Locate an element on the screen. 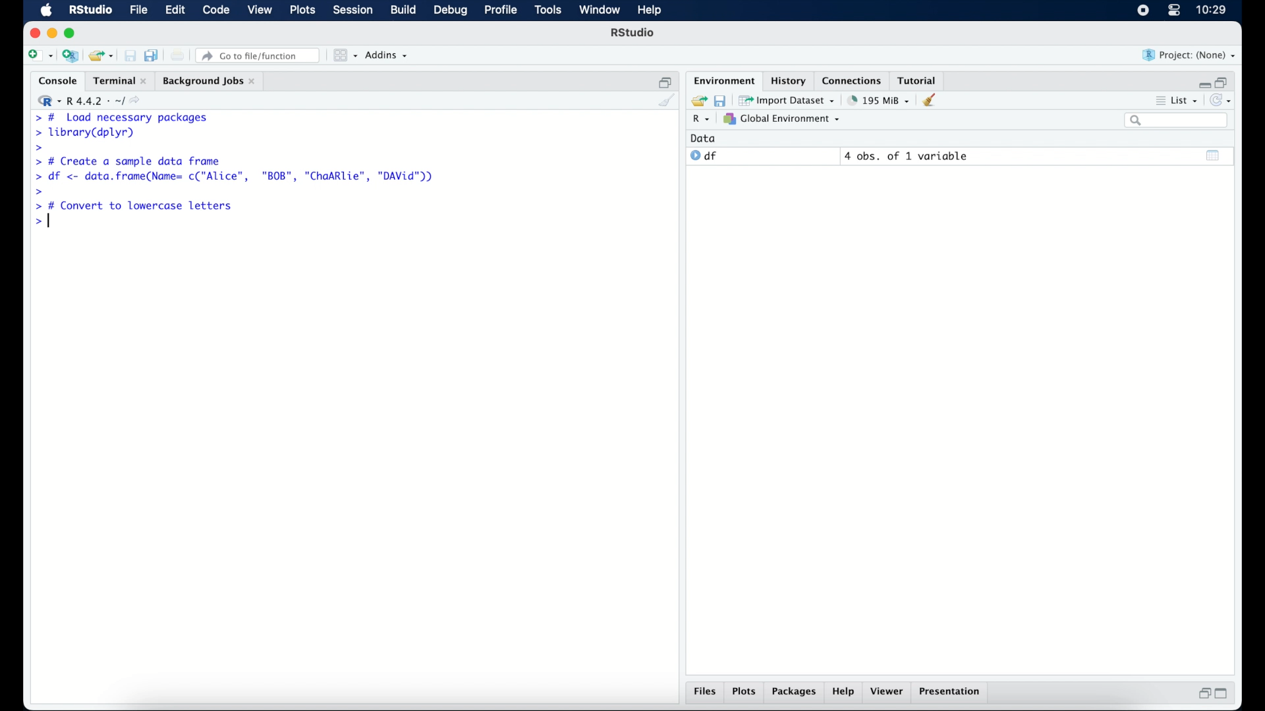 The width and height of the screenshot is (1265, 711). date is located at coordinates (704, 138).